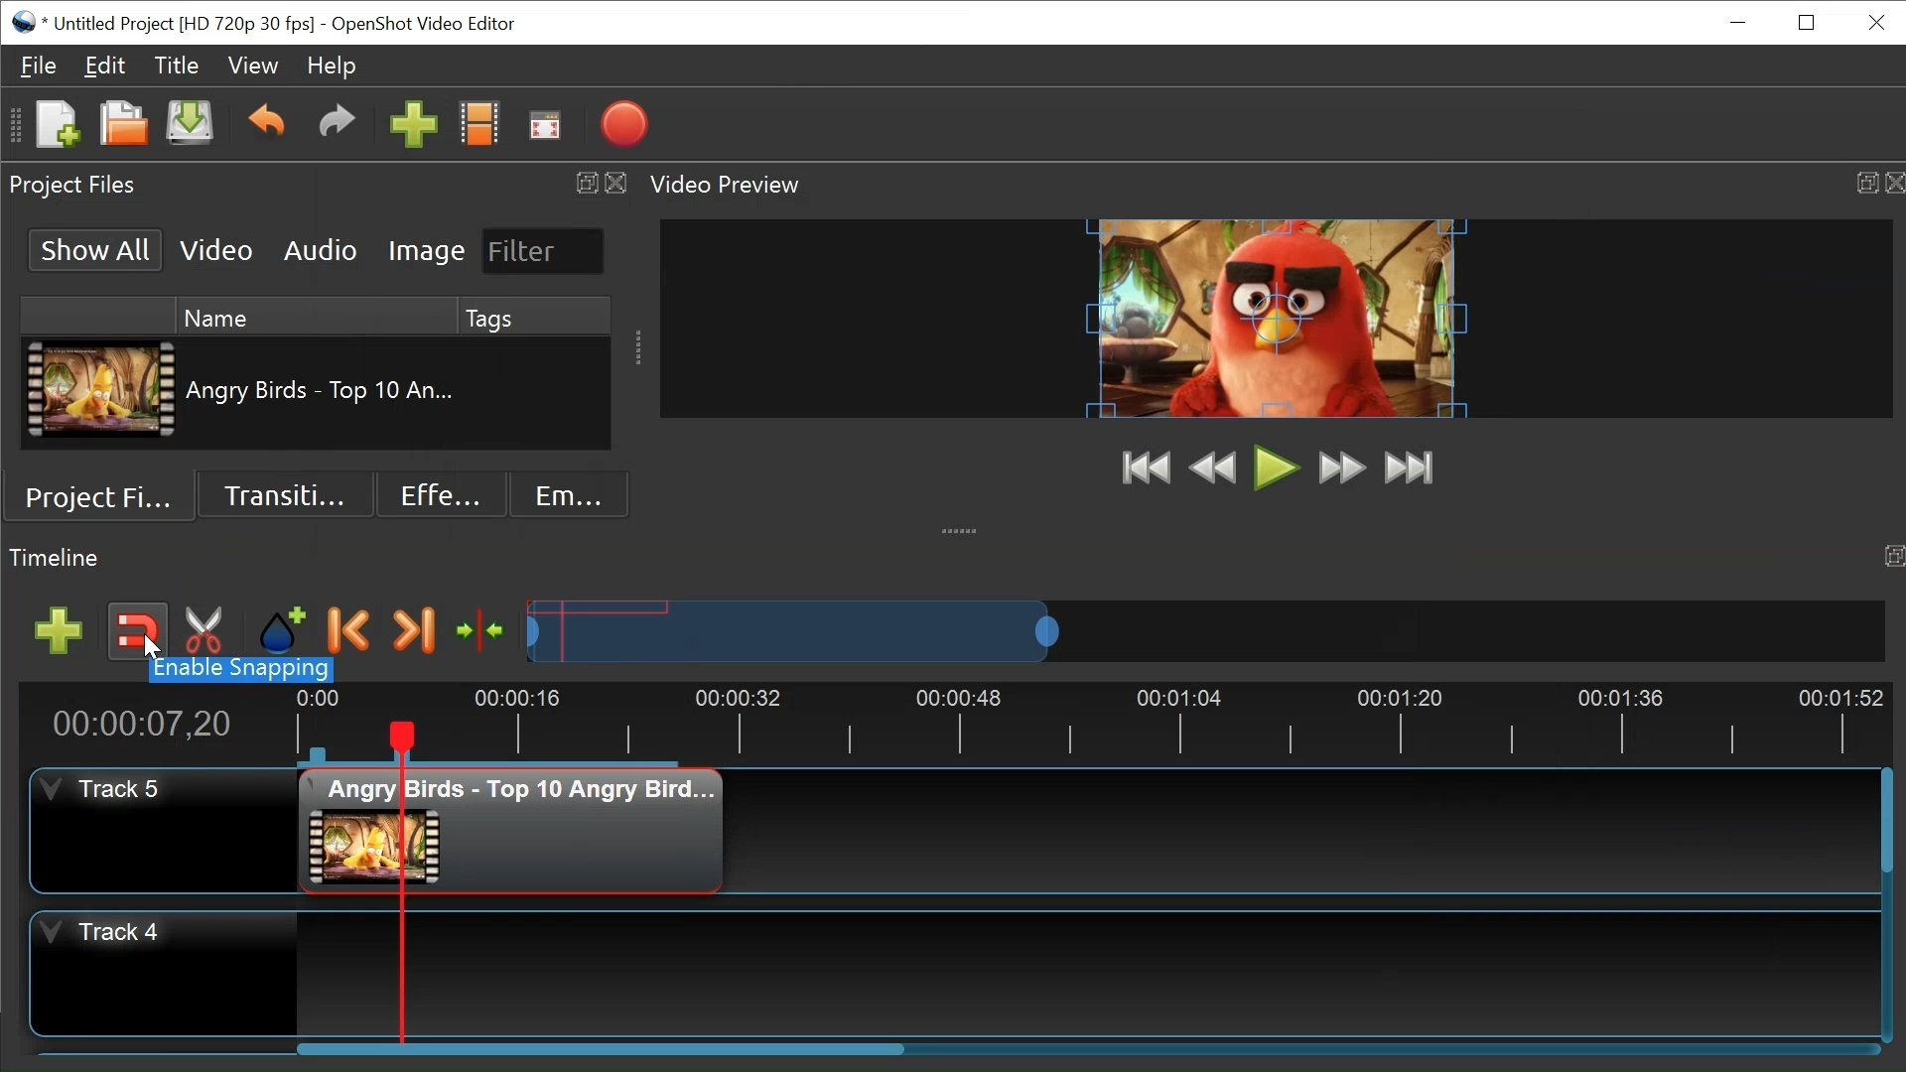 The width and height of the screenshot is (1906, 1072). Describe the element at coordinates (514, 830) in the screenshot. I see `Clip at the track Panel` at that location.